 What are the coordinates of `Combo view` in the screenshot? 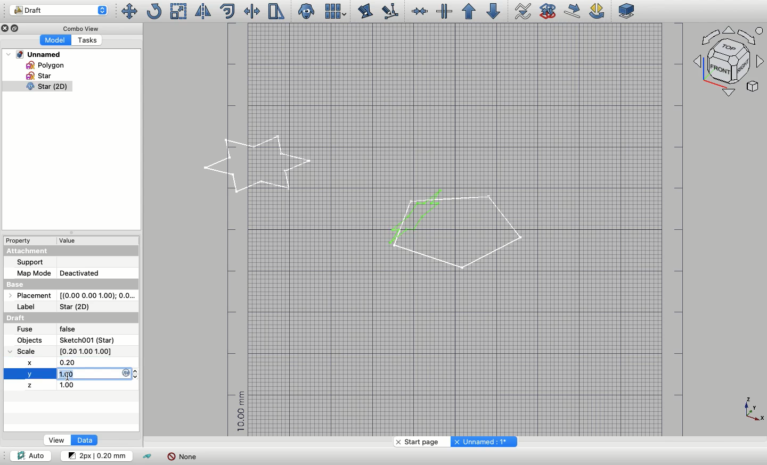 It's located at (79, 28).